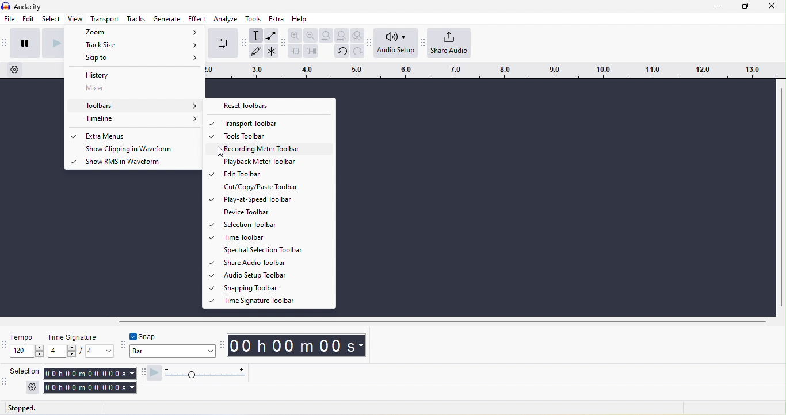  I want to click on Selection toolbar, so click(277, 224).